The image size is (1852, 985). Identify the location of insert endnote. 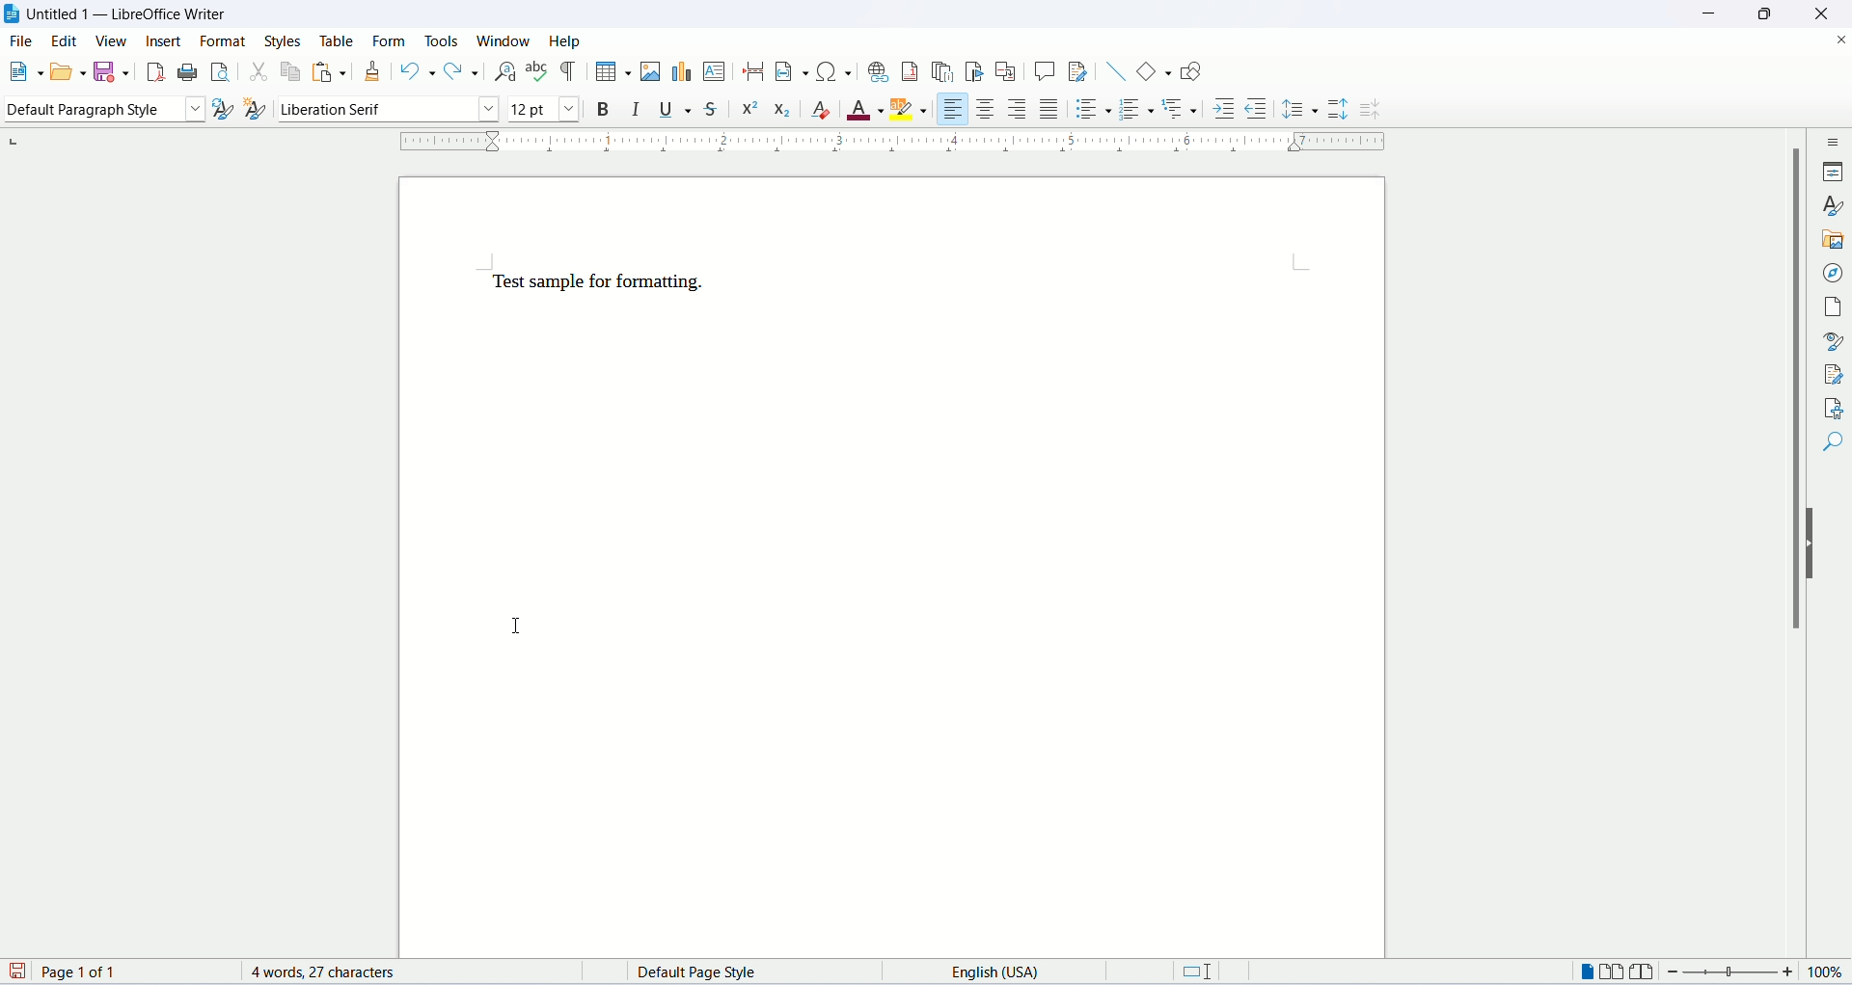
(945, 69).